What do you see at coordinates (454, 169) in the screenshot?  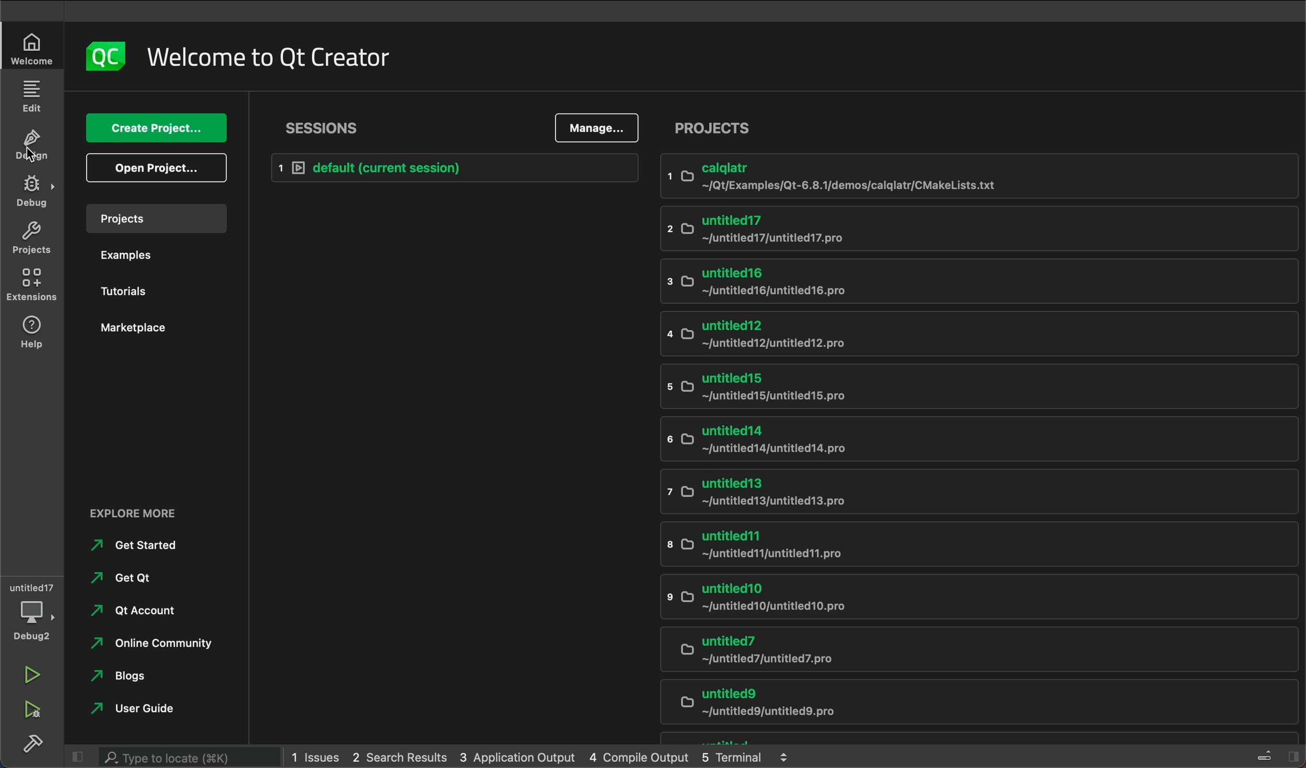 I see `current session` at bounding box center [454, 169].